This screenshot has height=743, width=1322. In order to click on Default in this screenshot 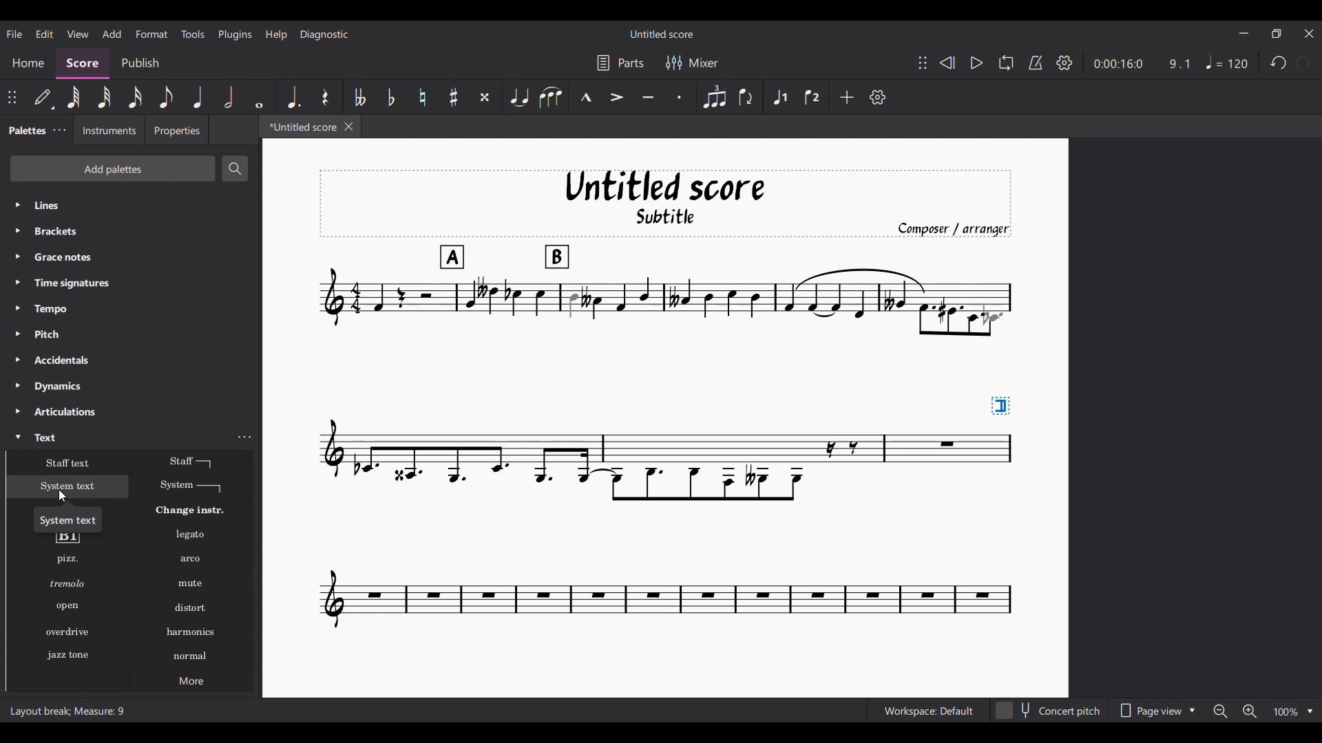, I will do `click(43, 97)`.